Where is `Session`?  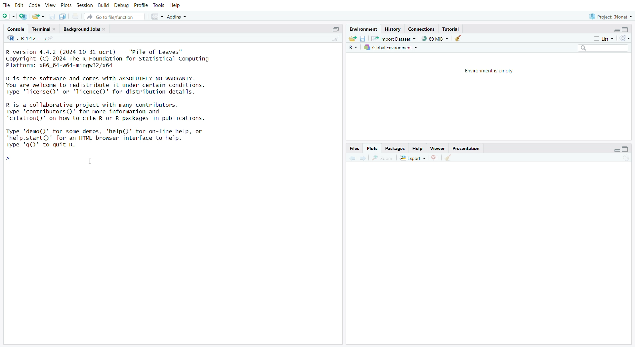
Session is located at coordinates (85, 5).